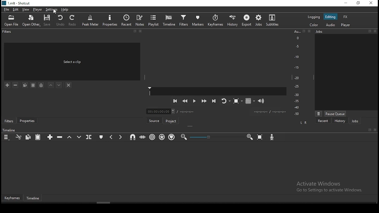 The height and width of the screenshot is (213, 379). I want to click on edit, so click(16, 10).